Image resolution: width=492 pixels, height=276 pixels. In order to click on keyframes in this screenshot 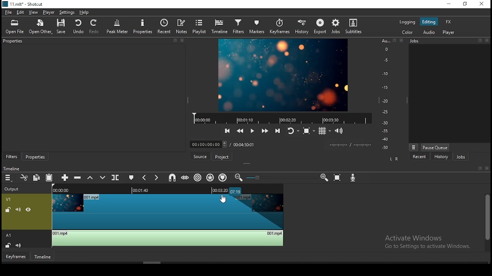, I will do `click(279, 25)`.